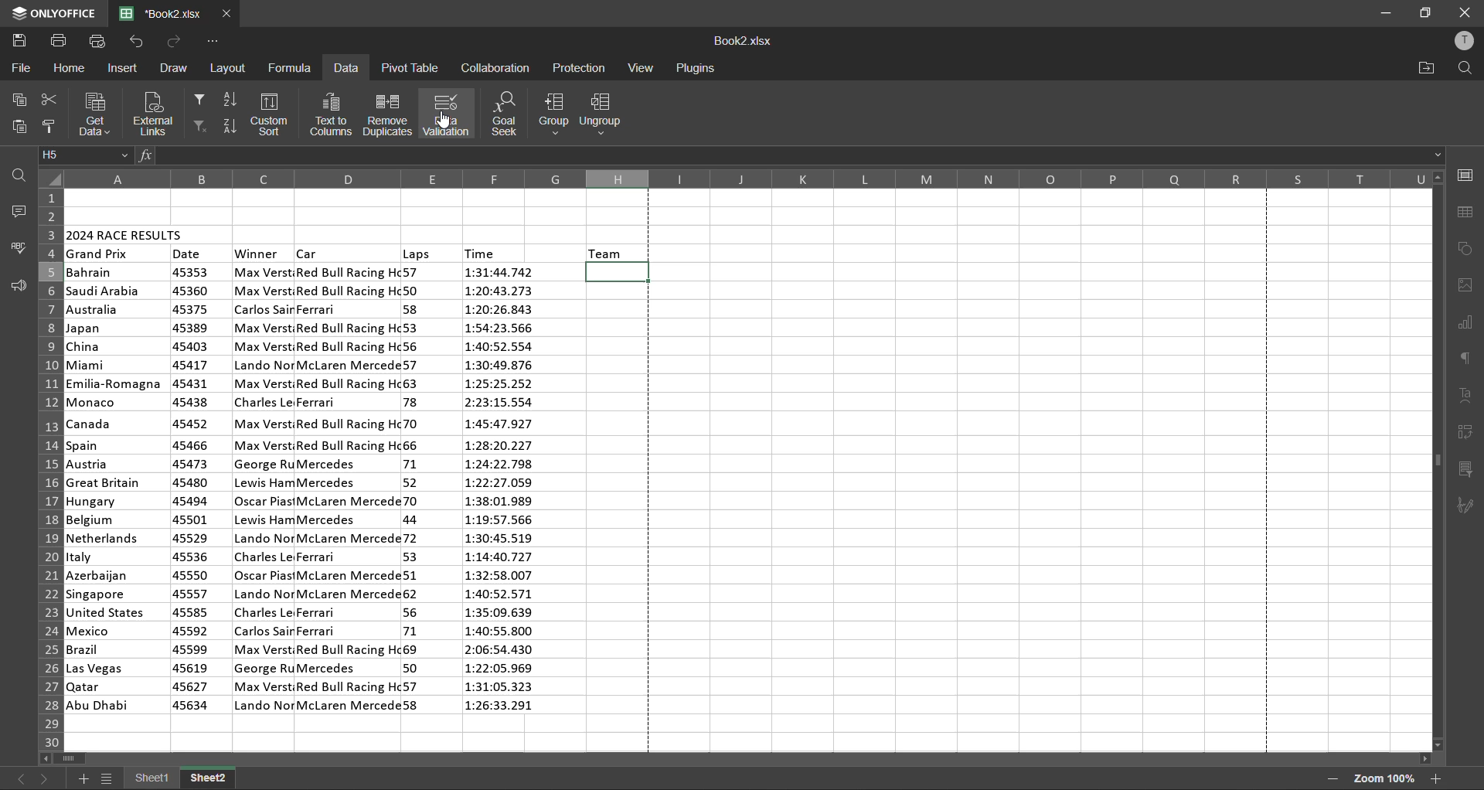  Describe the element at coordinates (188, 254) in the screenshot. I see `date` at that location.